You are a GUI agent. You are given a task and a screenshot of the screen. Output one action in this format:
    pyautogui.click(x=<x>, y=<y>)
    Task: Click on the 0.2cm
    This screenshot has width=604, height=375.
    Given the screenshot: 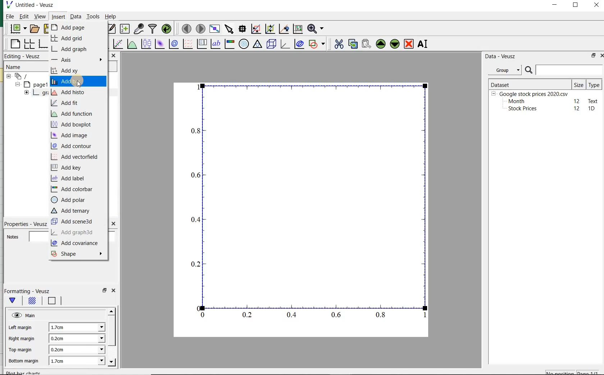 What is the action you would take?
    pyautogui.click(x=76, y=350)
    